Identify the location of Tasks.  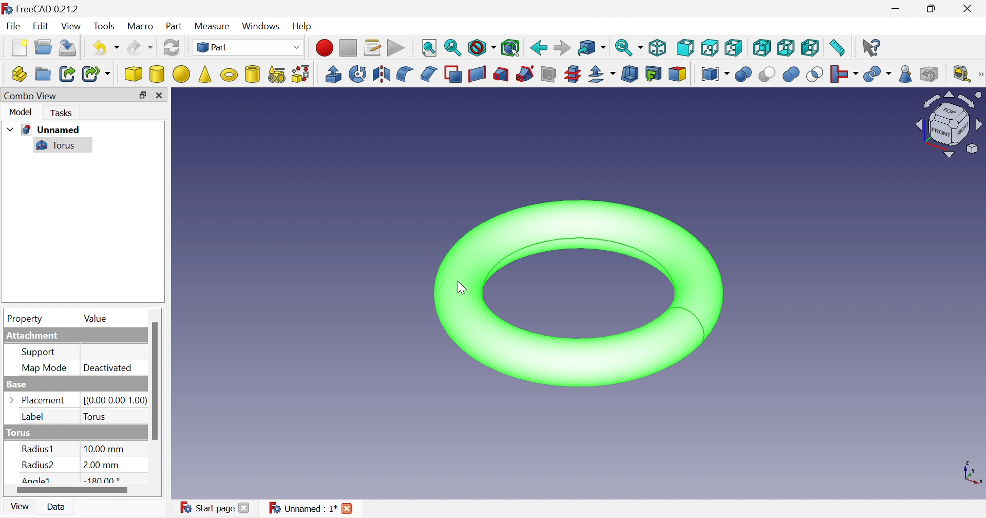
(60, 114).